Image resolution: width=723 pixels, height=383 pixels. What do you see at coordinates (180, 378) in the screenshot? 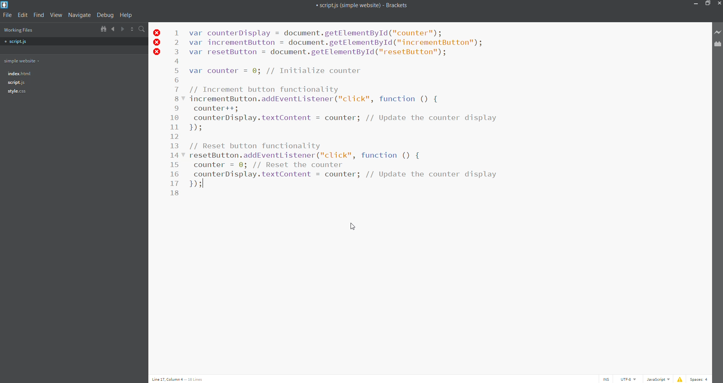
I see `Line 17, Column 4 -18 lines` at bounding box center [180, 378].